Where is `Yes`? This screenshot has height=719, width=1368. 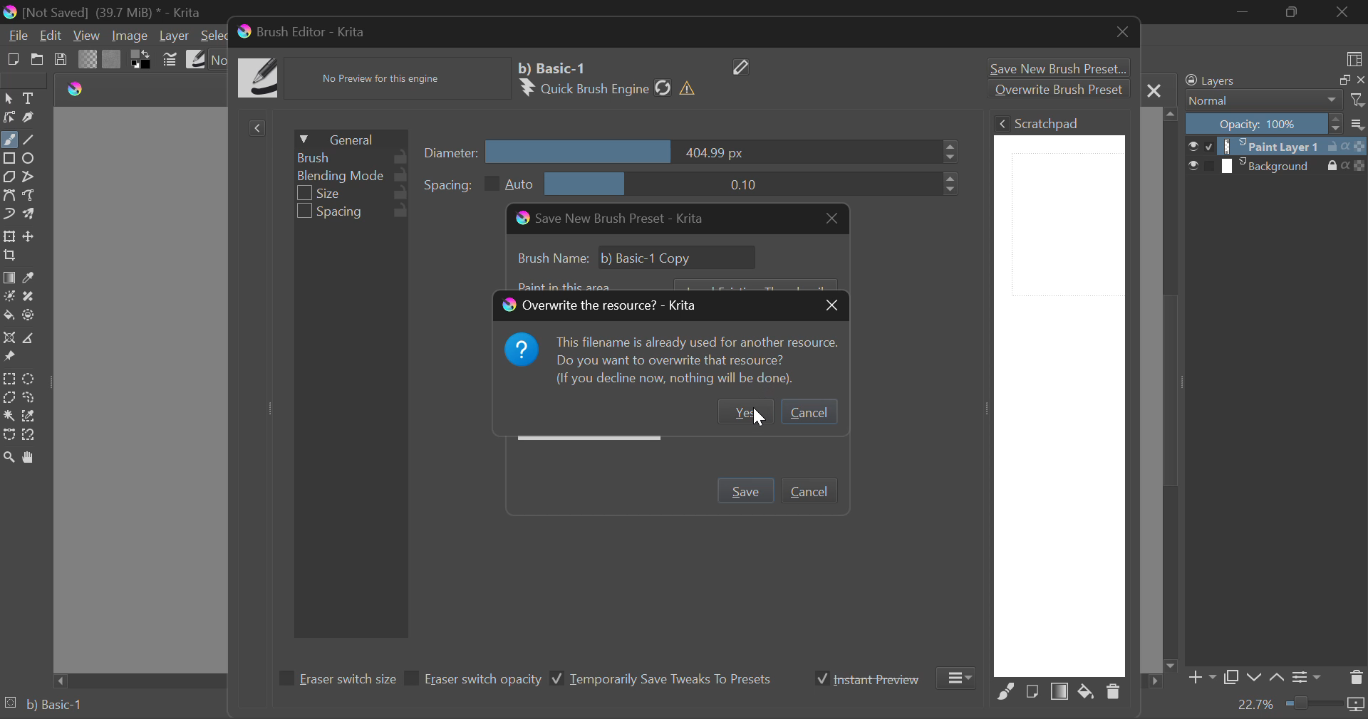
Yes is located at coordinates (744, 412).